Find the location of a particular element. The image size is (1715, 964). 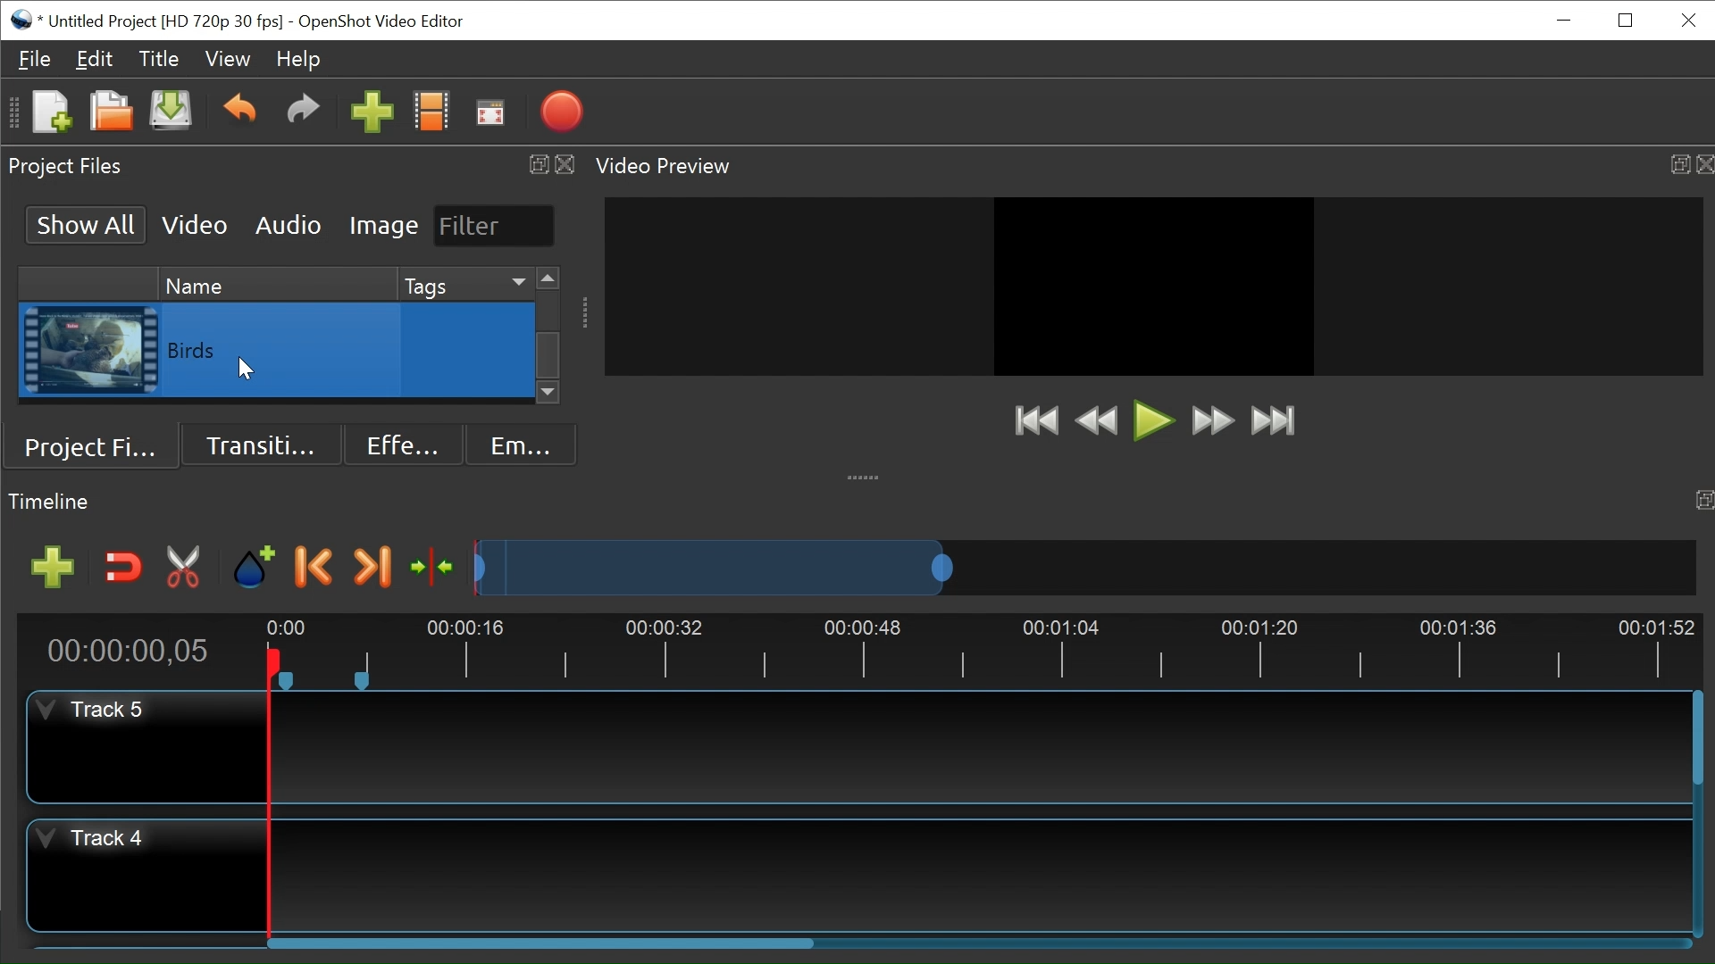

Timeline is located at coordinates (985, 648).